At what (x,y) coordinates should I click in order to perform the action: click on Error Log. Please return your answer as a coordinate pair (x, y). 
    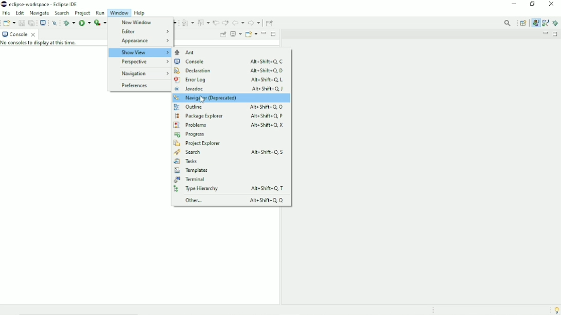
    Looking at the image, I should click on (229, 80).